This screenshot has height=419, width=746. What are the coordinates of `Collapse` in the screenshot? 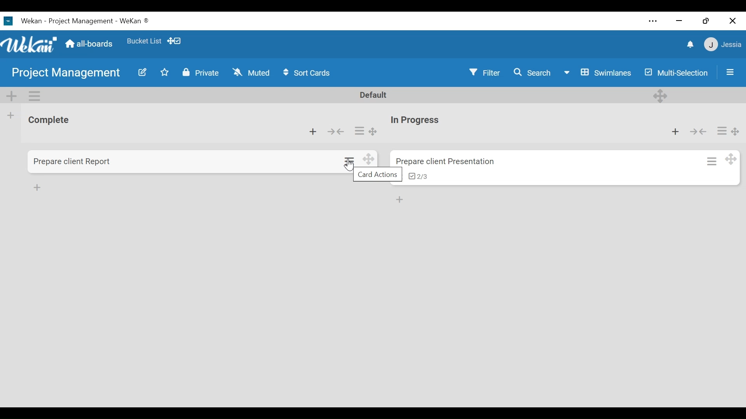 It's located at (335, 132).